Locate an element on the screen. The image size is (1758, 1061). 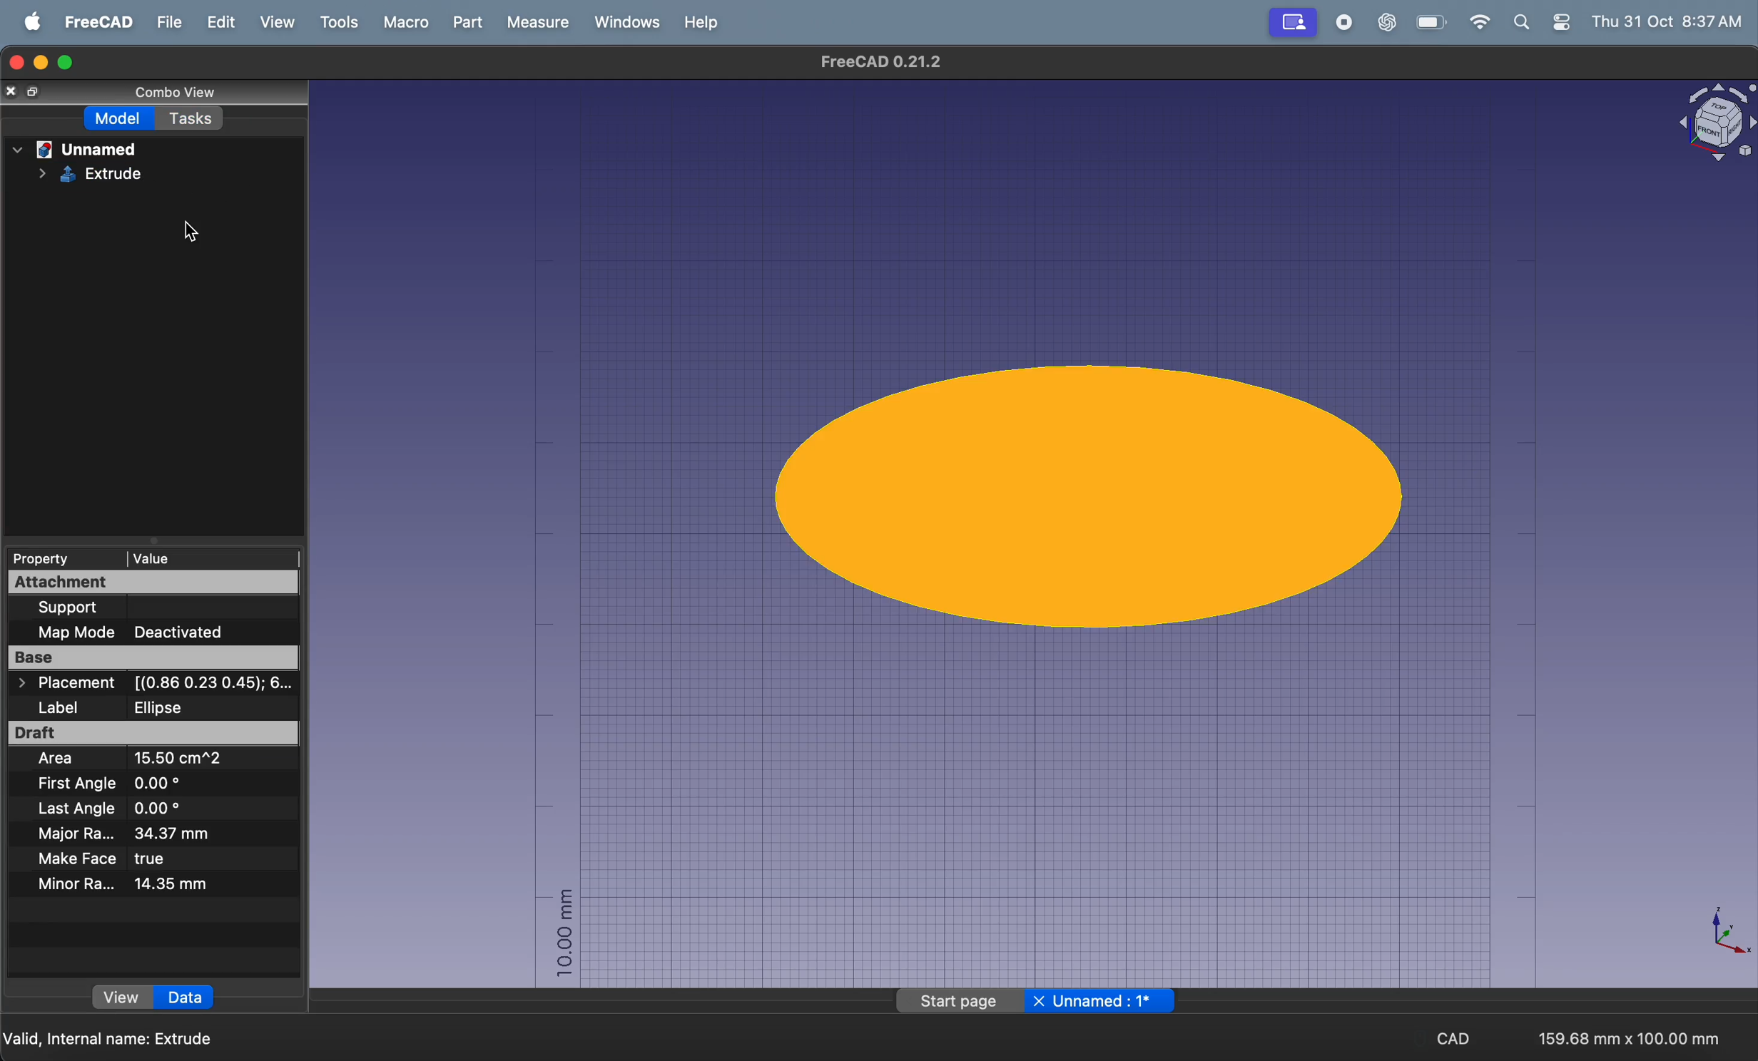
screen mirror is located at coordinates (1292, 24).